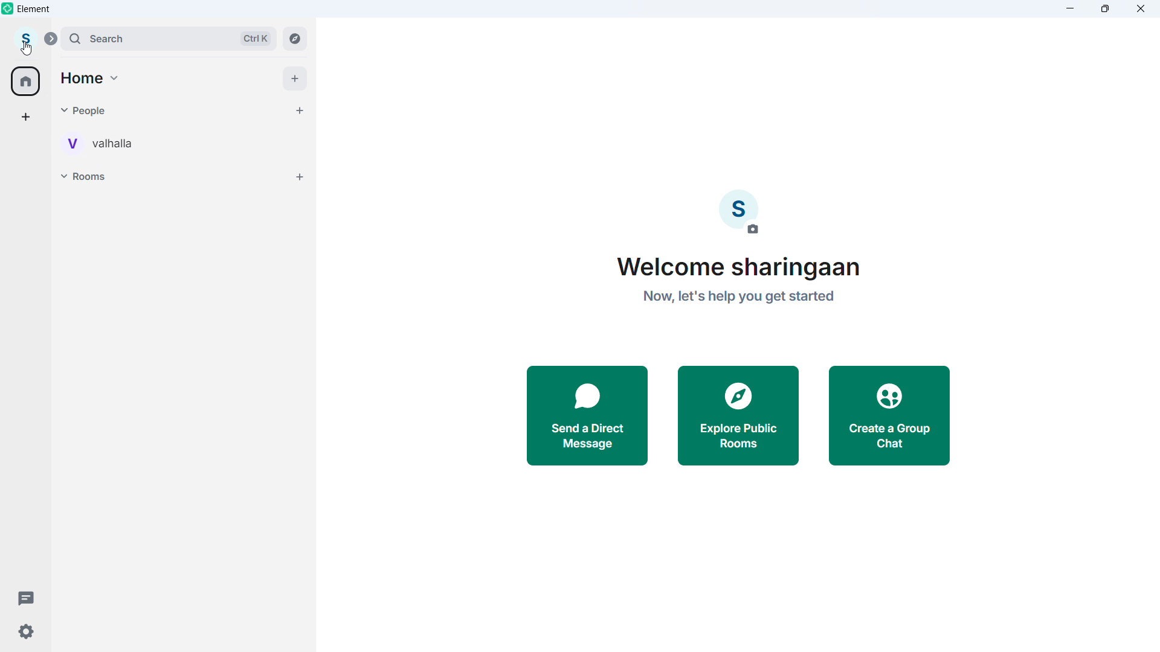 The height and width of the screenshot is (652, 1160). I want to click on Explore rooms , so click(295, 37).